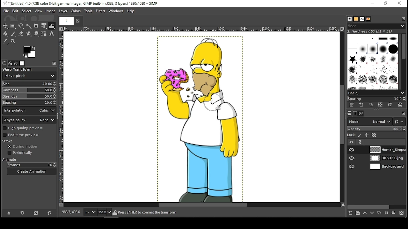 Image resolution: width=408 pixels, height=229 pixels. Describe the element at coordinates (63, 11) in the screenshot. I see `layer` at that location.